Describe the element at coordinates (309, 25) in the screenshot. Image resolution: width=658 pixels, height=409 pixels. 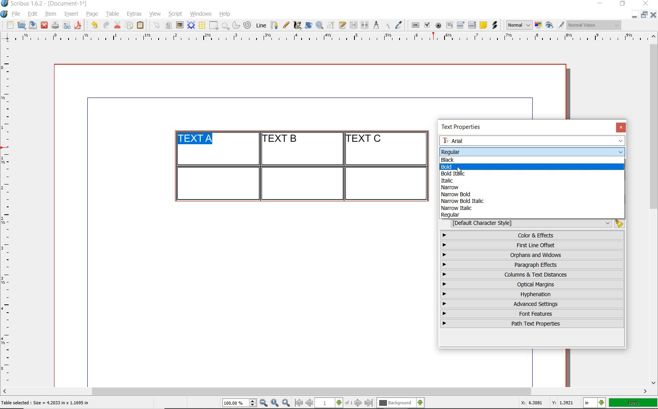
I see `rotate item` at that location.